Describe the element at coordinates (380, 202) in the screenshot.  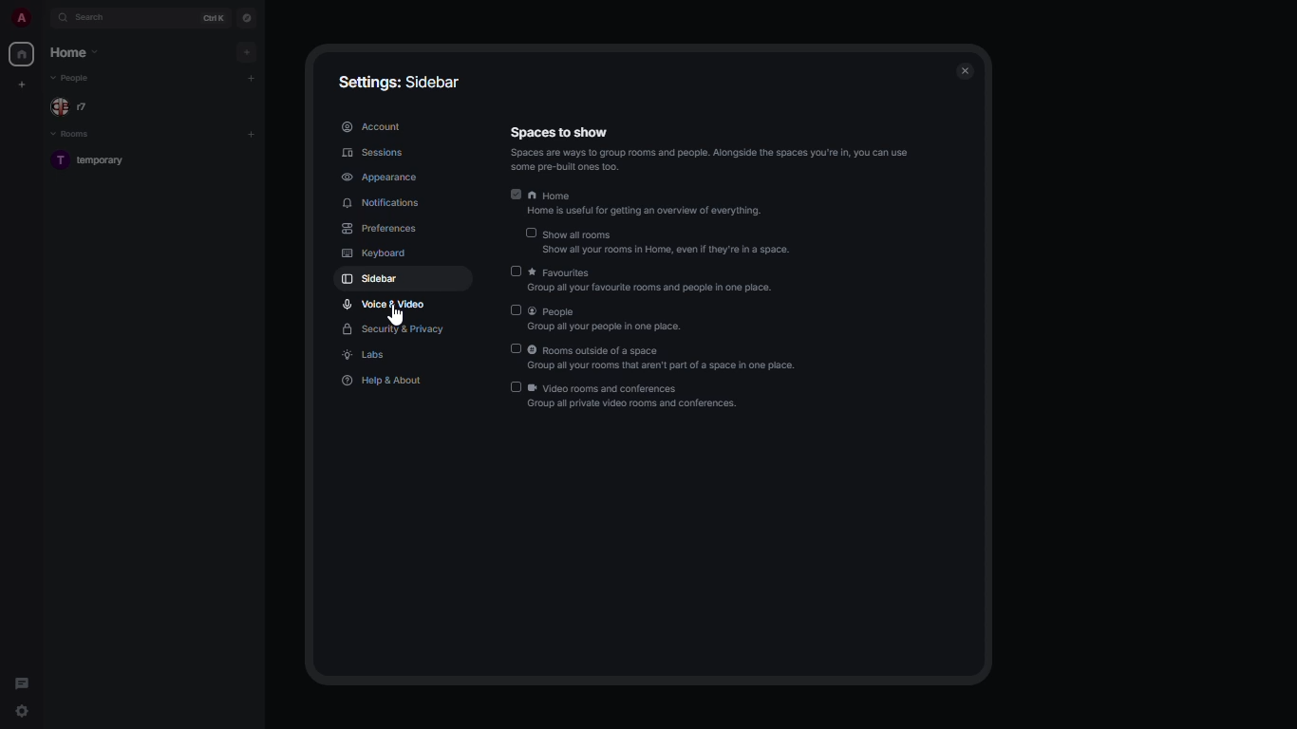
I see `notifications` at that location.